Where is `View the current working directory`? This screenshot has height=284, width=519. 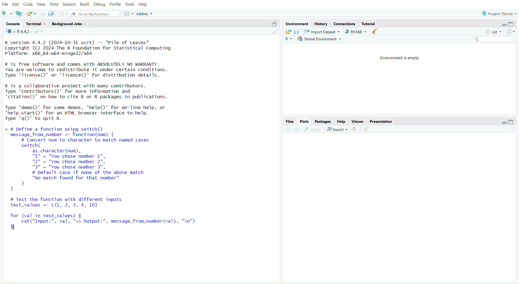 View the current working directory is located at coordinates (43, 32).